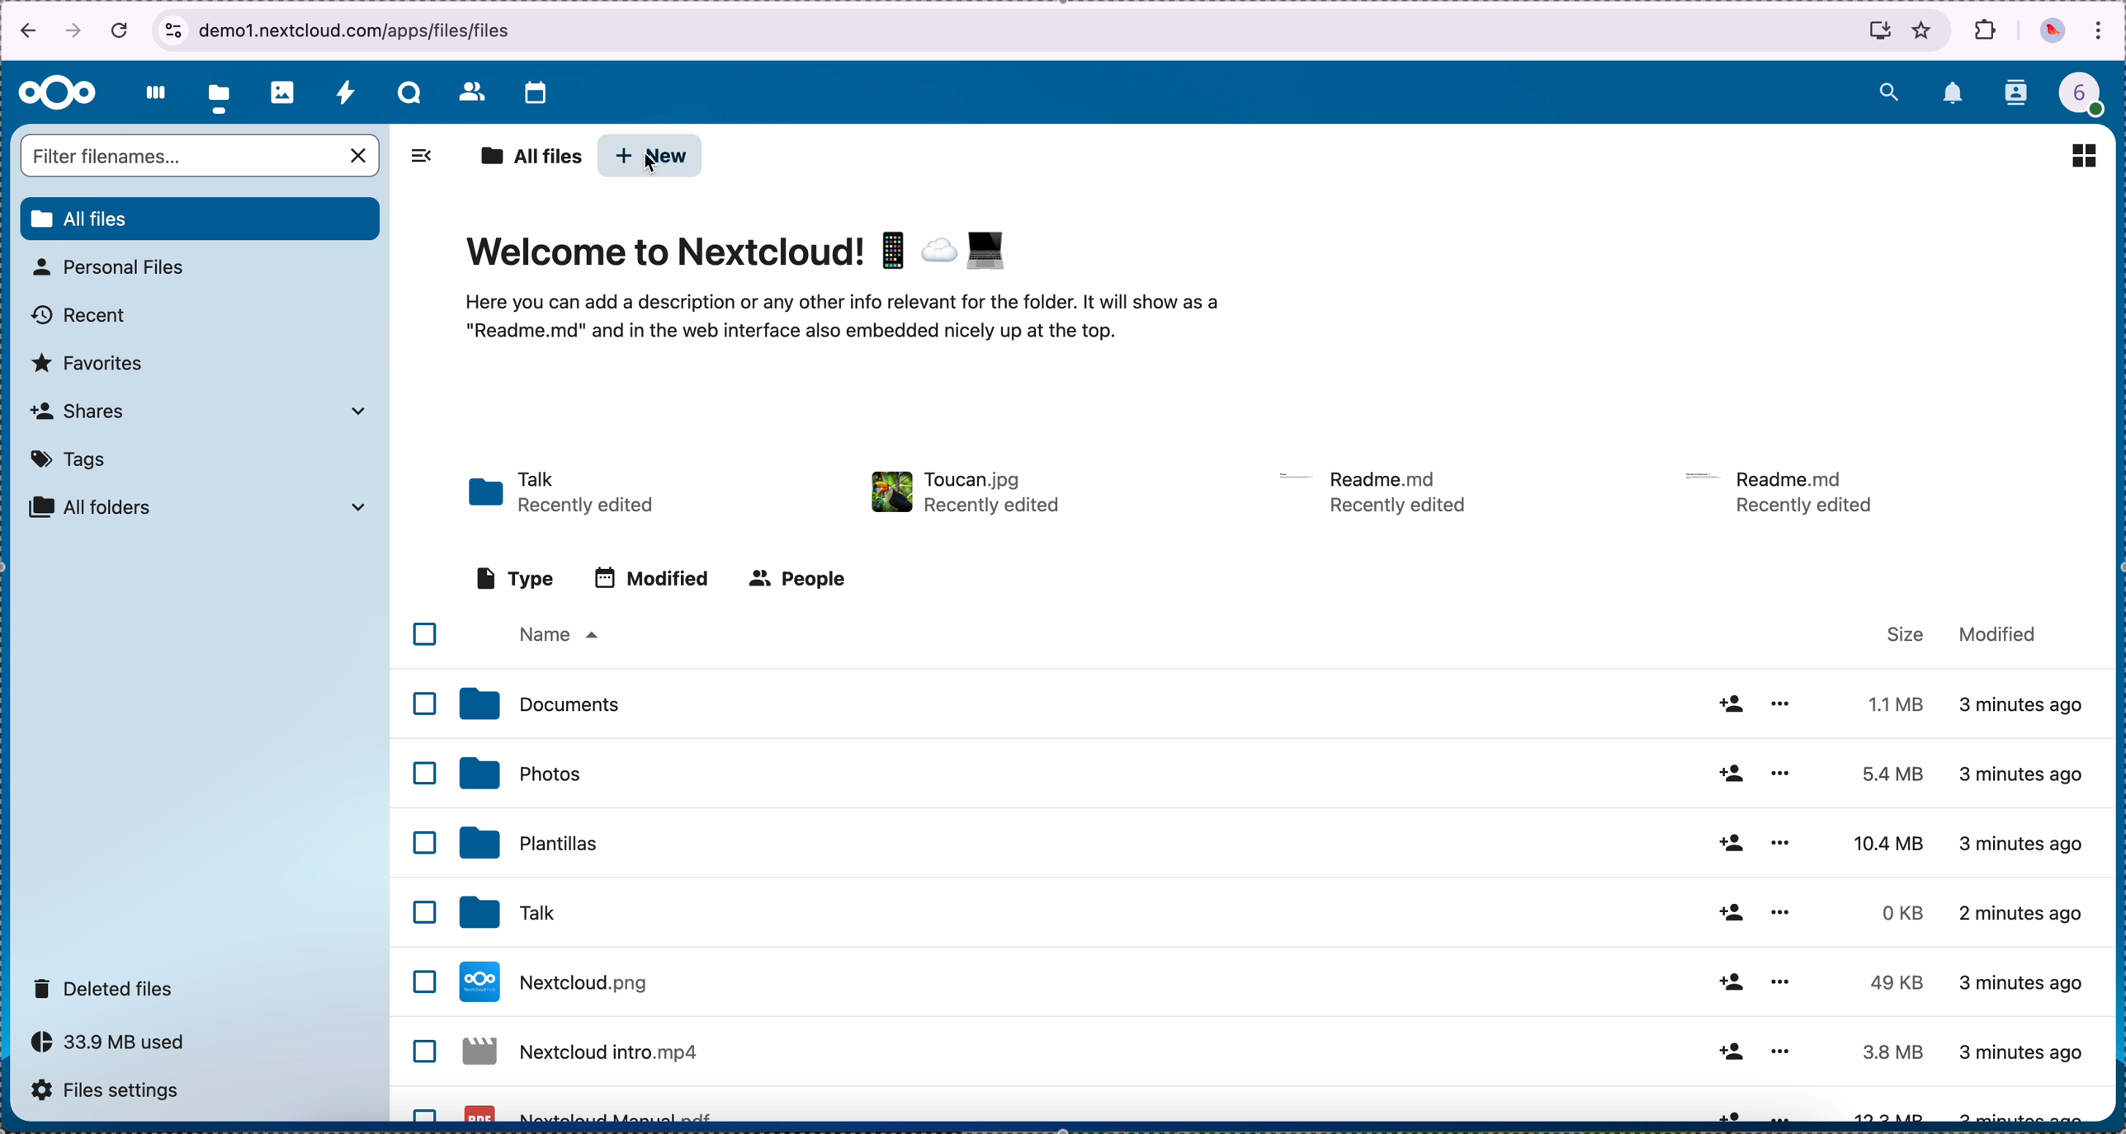  Describe the element at coordinates (1998, 632) in the screenshot. I see `modified` at that location.